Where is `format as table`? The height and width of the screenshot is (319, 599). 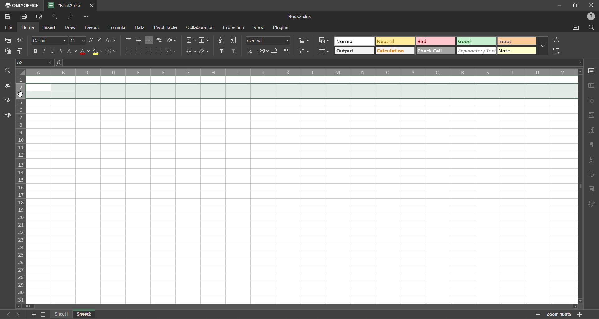 format as table is located at coordinates (325, 52).